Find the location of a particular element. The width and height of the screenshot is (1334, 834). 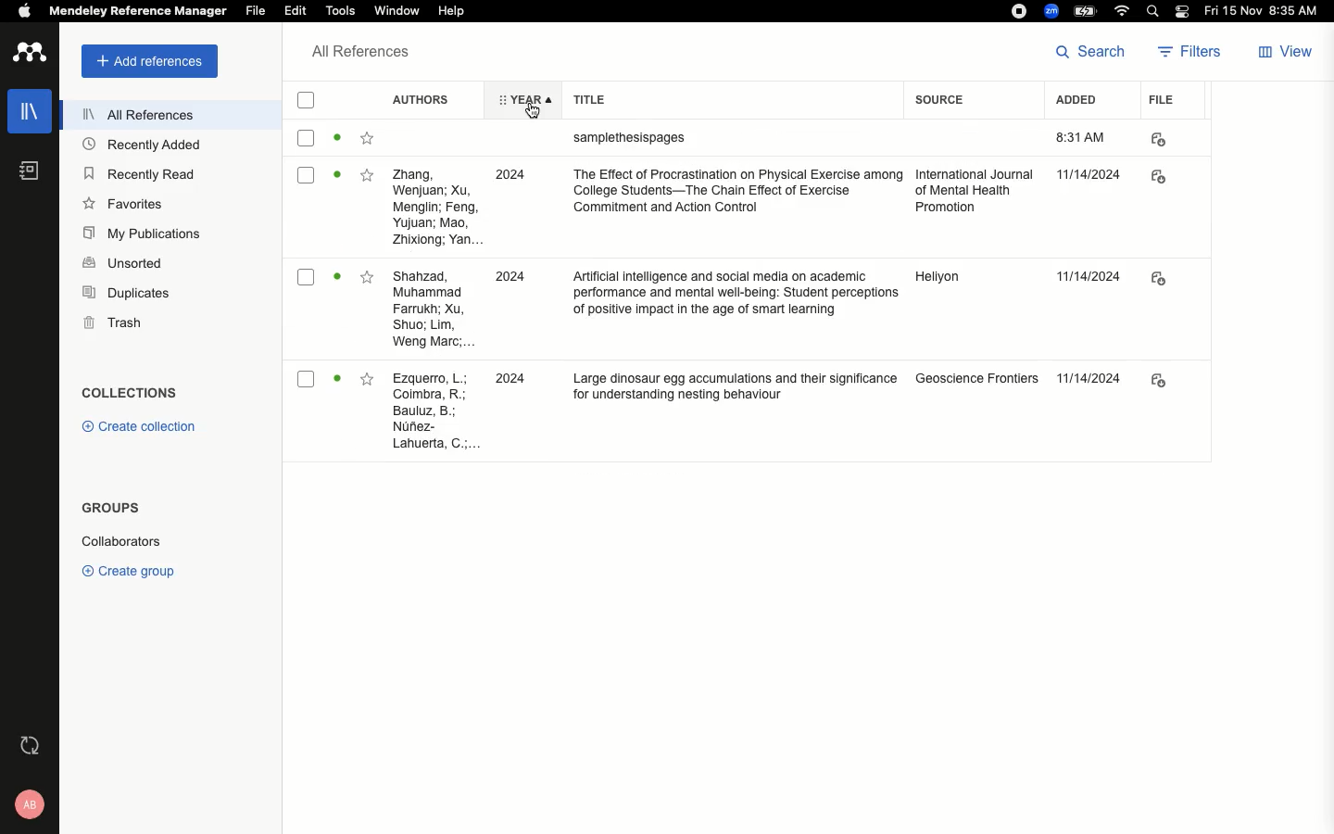

Unsorted is located at coordinates (125, 264).